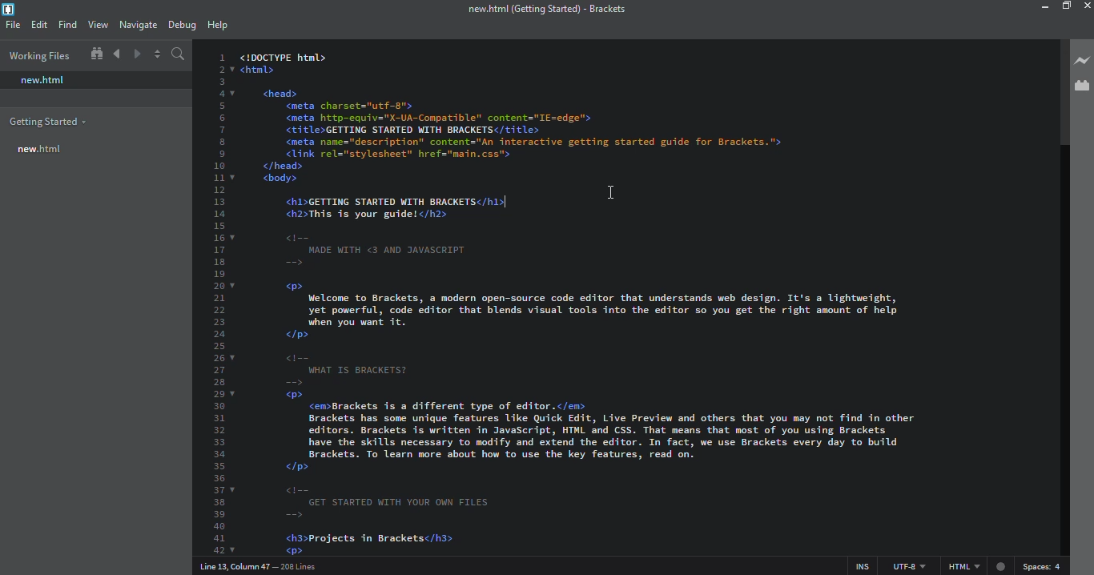 Image resolution: width=1094 pixels, height=575 pixels. What do you see at coordinates (48, 122) in the screenshot?
I see `getting started` at bounding box center [48, 122].